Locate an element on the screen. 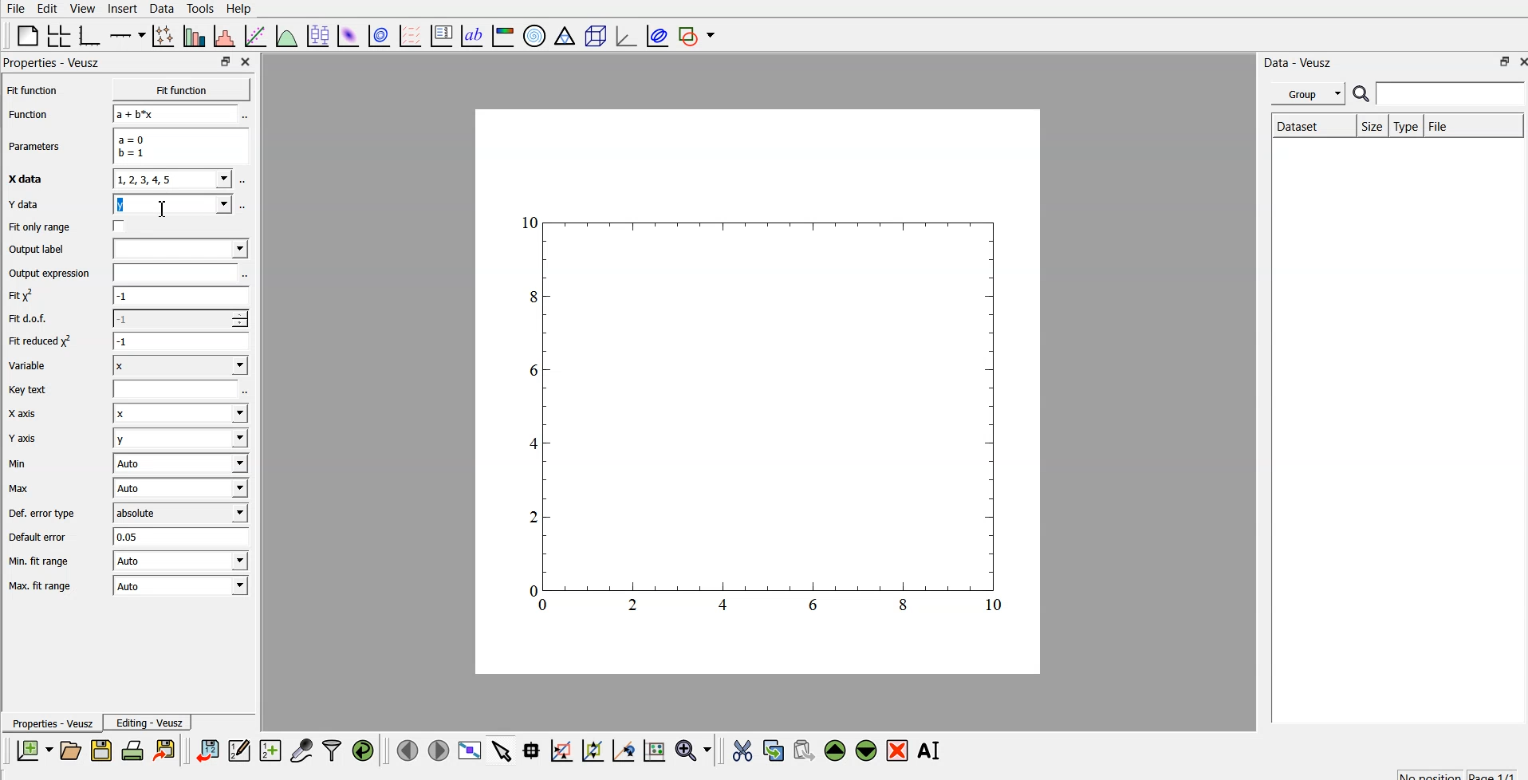  restore down is located at coordinates (223, 62).